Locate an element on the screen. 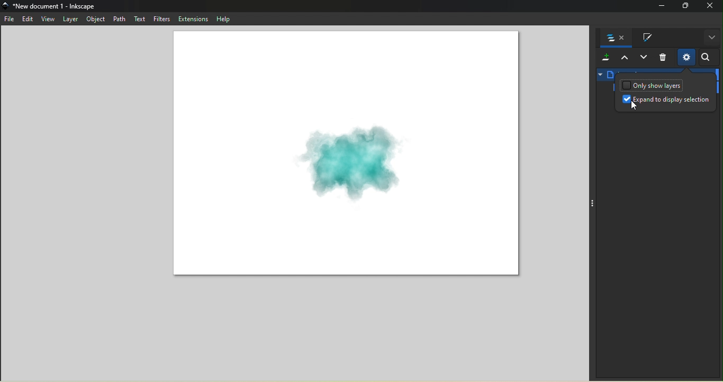  Layer and objects is located at coordinates (614, 38).